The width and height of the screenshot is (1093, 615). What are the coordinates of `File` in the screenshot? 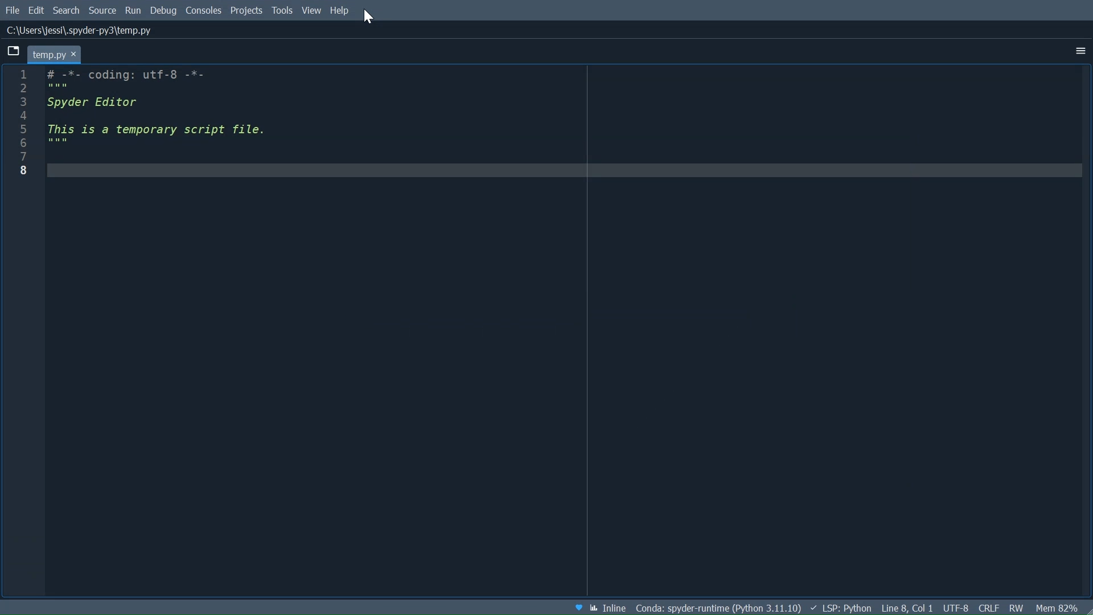 It's located at (12, 11).